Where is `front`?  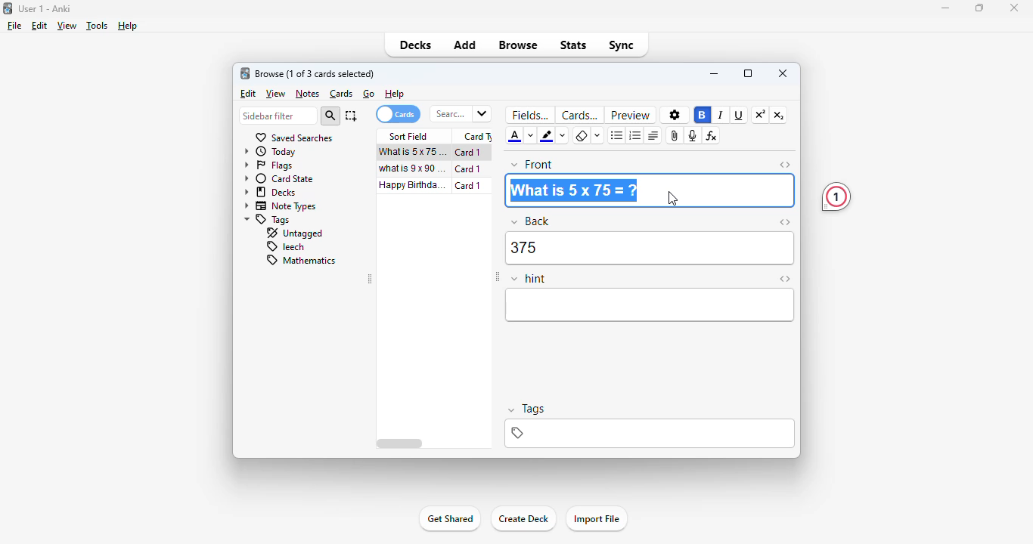
front is located at coordinates (532, 165).